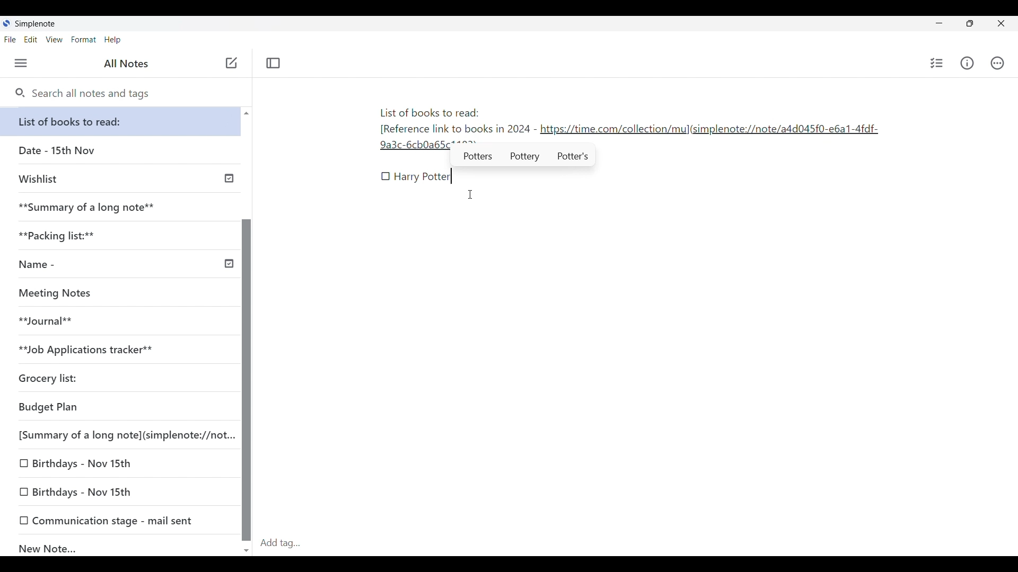  What do you see at coordinates (967, 63) in the screenshot?
I see `Info` at bounding box center [967, 63].